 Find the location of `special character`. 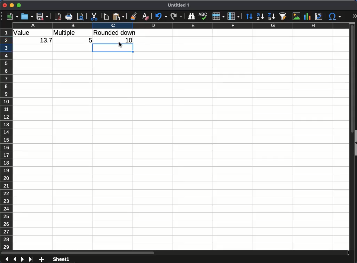

special character is located at coordinates (335, 16).